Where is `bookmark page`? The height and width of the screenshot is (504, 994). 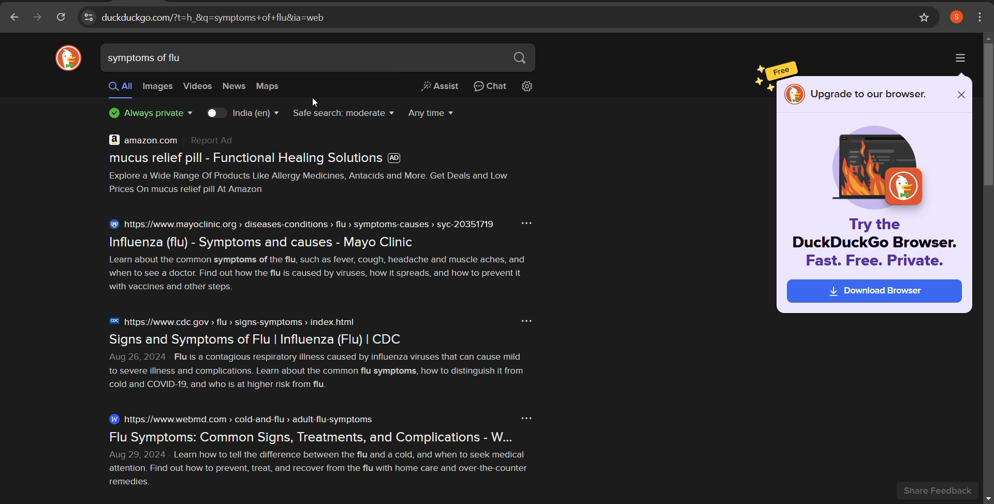
bookmark page is located at coordinates (925, 18).